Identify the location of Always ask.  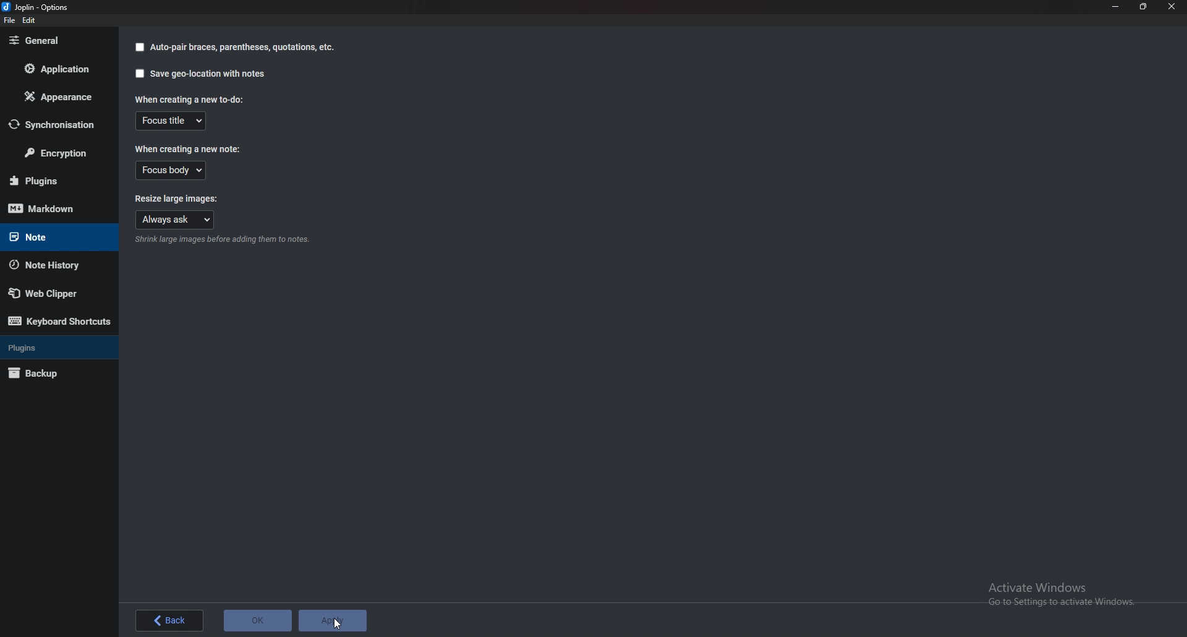
(175, 221).